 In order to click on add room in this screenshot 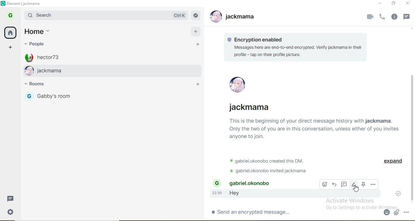, I will do `click(197, 83)`.